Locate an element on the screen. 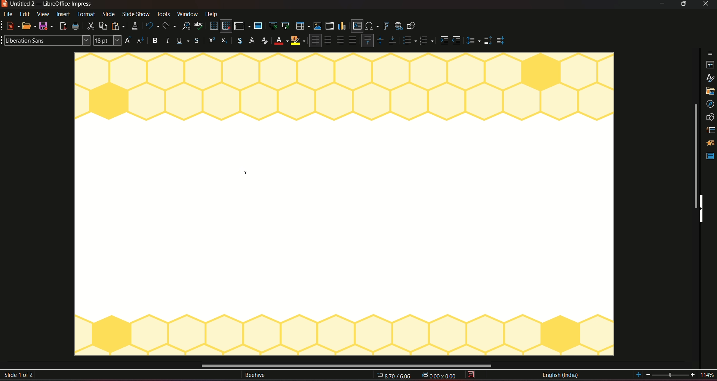  Untitled 2 — LibreOffice Impress is located at coordinates (47, 4).